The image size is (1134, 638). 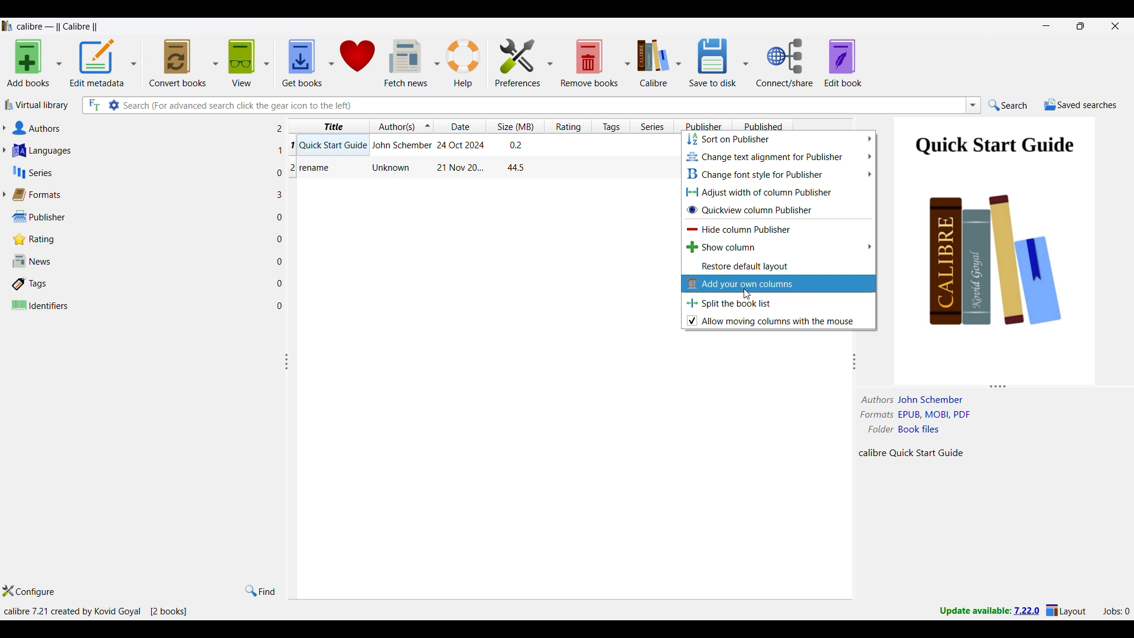 What do you see at coordinates (458, 168) in the screenshot?
I see `Date` at bounding box center [458, 168].